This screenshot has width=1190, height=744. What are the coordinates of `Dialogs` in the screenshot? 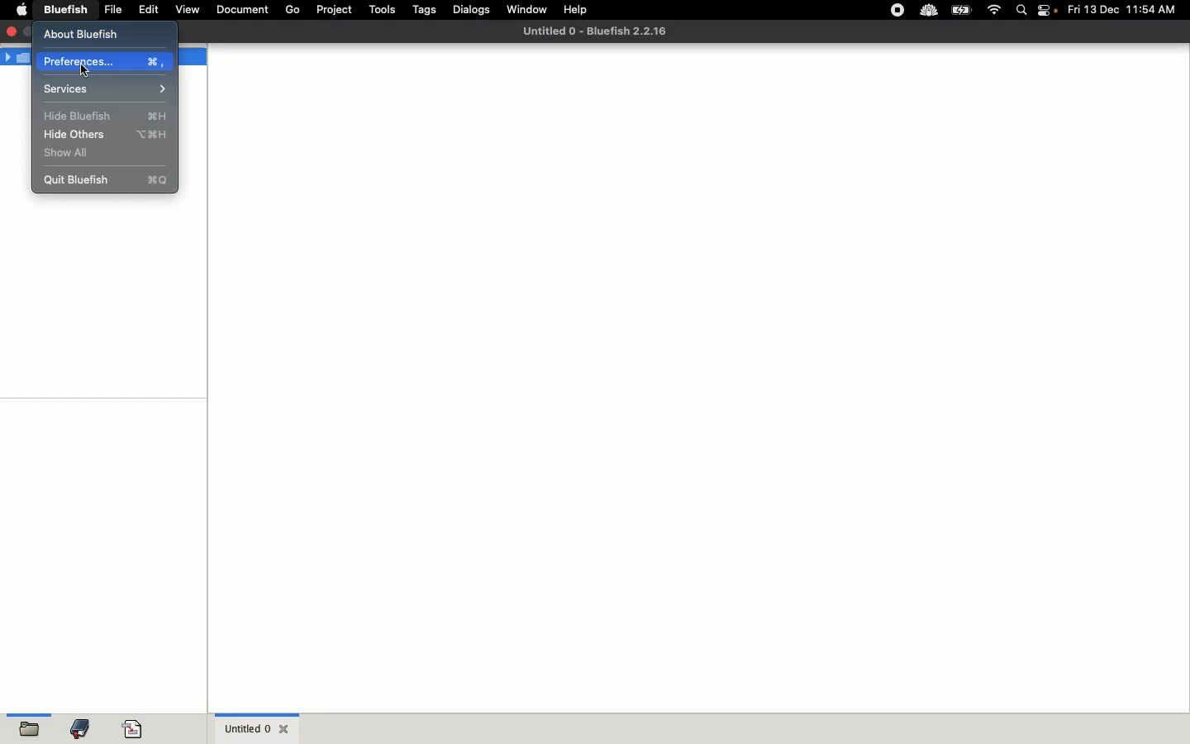 It's located at (471, 9).